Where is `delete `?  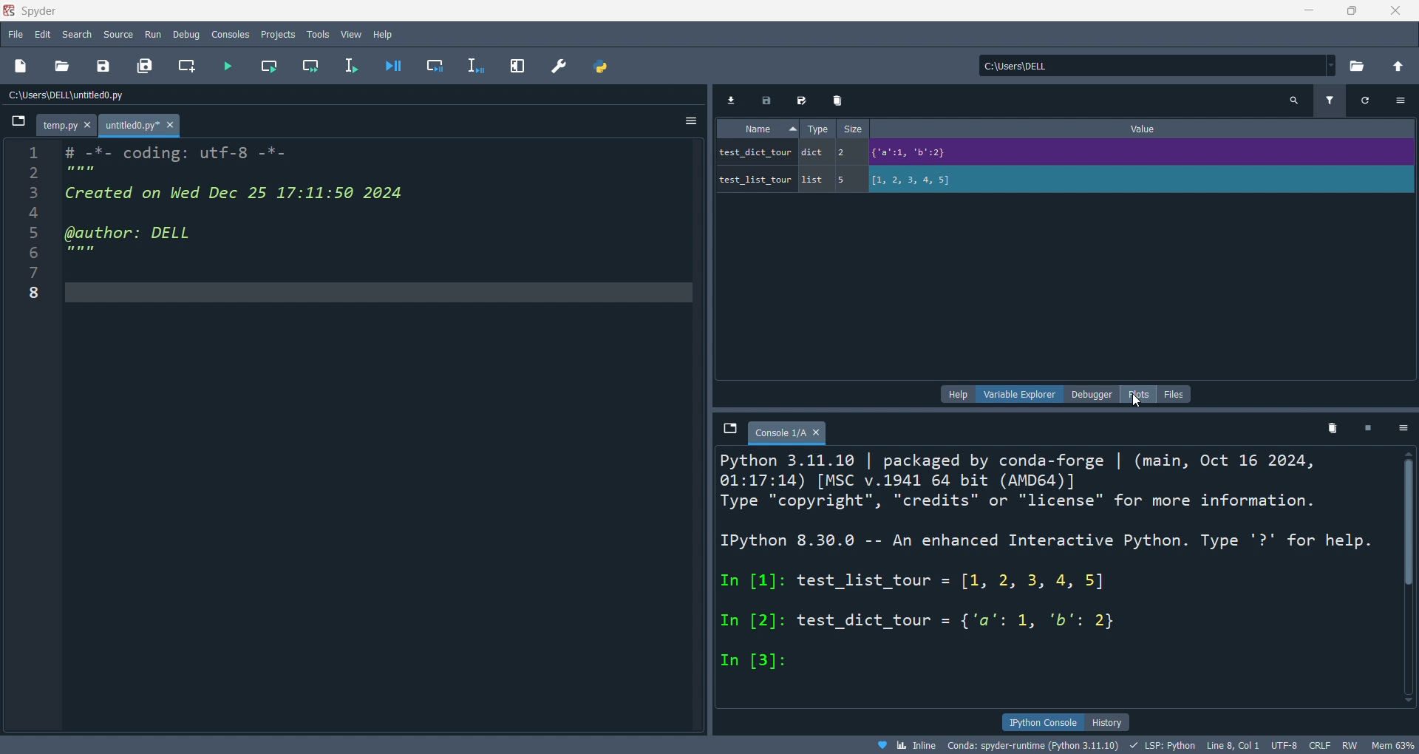
delete  is located at coordinates (1330, 428).